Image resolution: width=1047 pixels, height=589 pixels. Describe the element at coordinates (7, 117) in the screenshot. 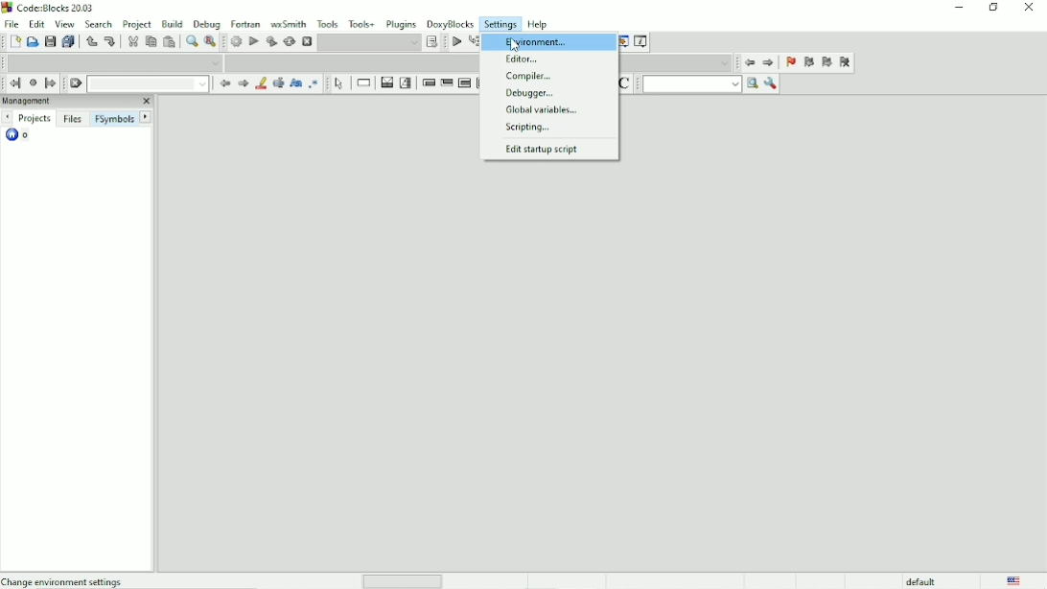

I see `Prev` at that location.